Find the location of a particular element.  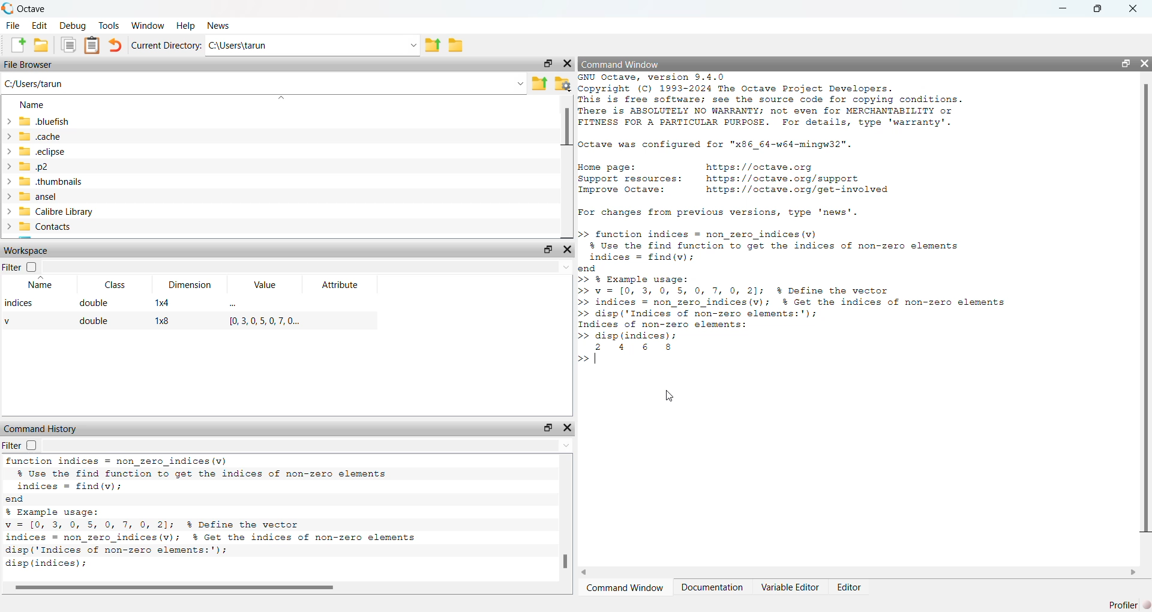

dropdown is located at coordinates (311, 448).